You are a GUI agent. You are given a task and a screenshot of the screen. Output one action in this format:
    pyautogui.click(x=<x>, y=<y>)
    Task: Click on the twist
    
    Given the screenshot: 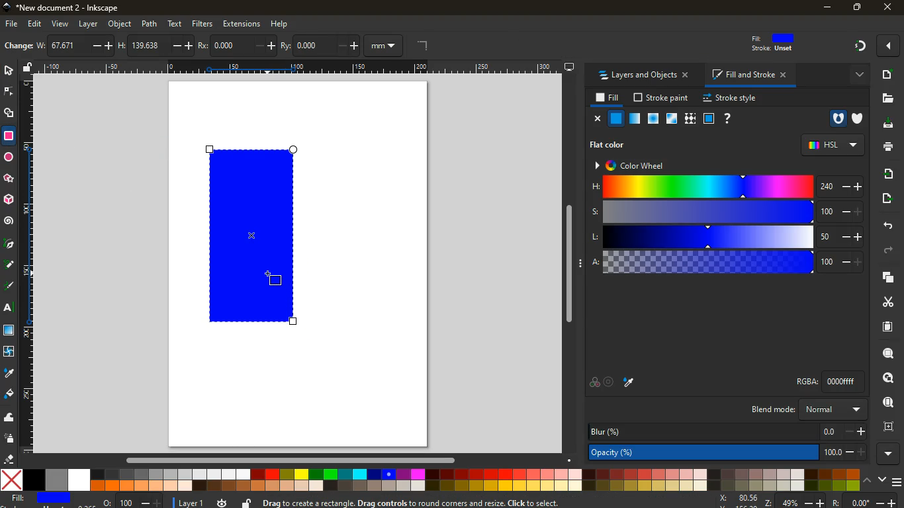 What is the action you would take?
    pyautogui.click(x=10, y=353)
    